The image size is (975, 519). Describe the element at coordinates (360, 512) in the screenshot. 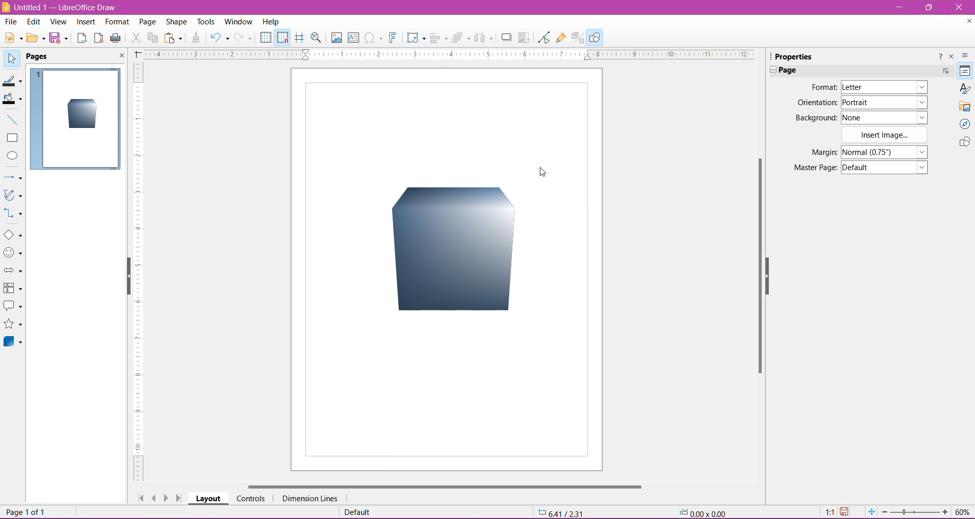

I see `Default` at that location.